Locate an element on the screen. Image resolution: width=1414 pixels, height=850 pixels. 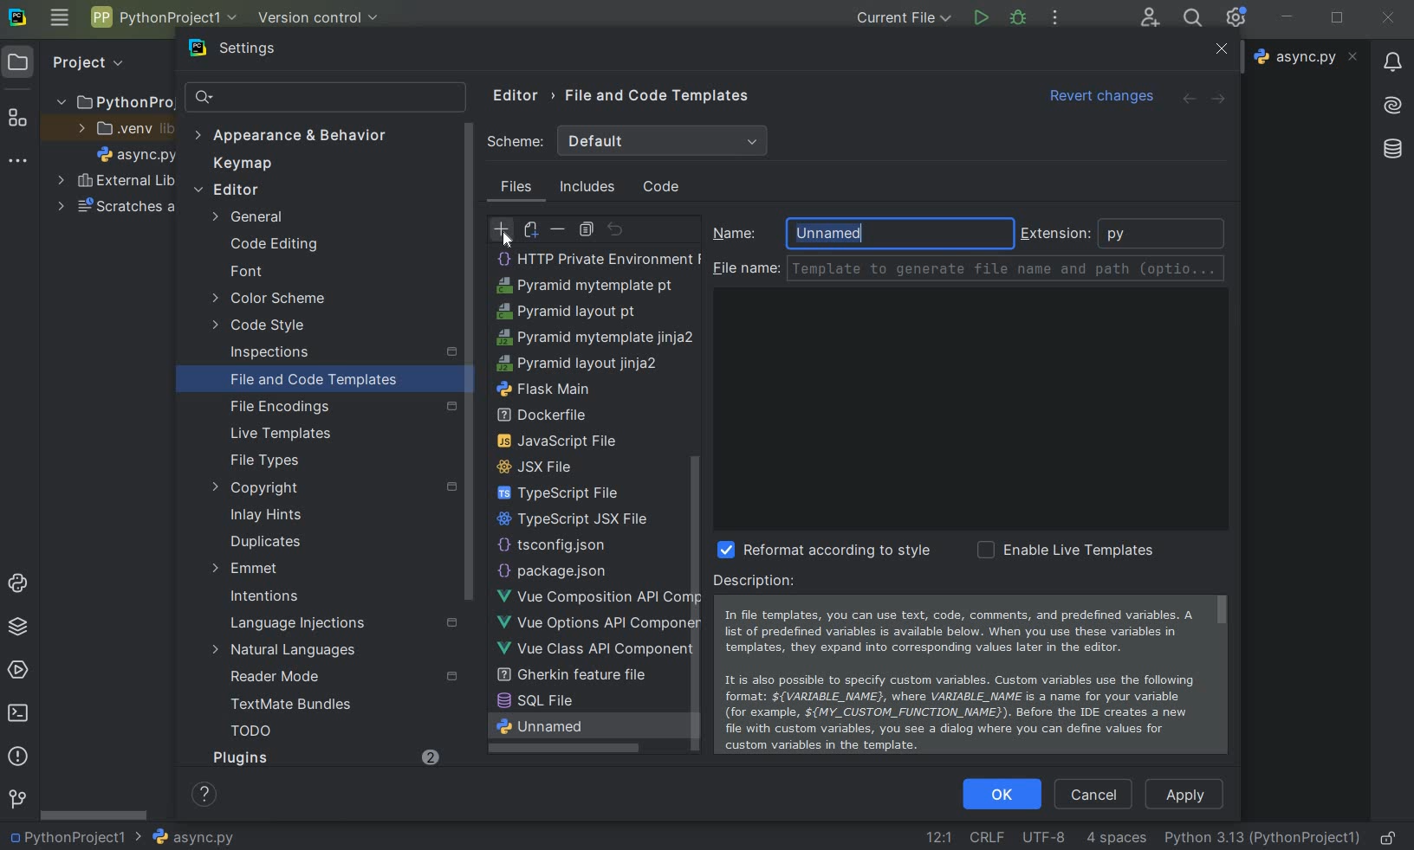
file name is located at coordinates (196, 839).